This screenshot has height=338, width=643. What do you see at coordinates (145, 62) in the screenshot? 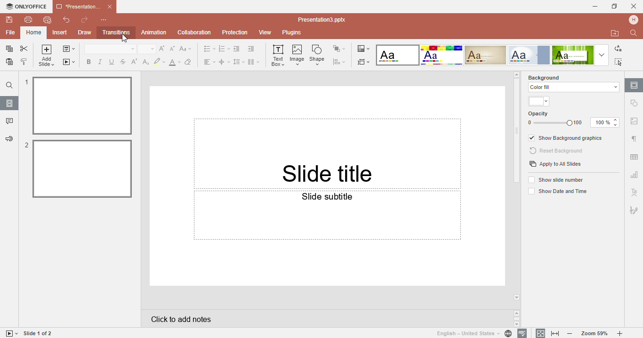
I see `Subscript` at bounding box center [145, 62].